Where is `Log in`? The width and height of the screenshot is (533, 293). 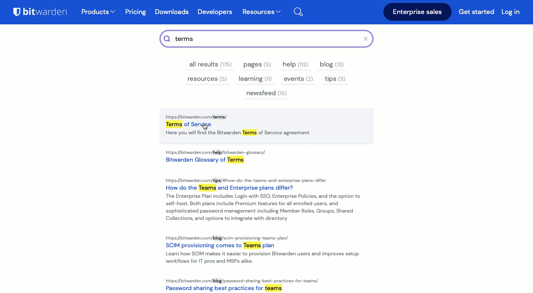 Log in is located at coordinates (511, 11).